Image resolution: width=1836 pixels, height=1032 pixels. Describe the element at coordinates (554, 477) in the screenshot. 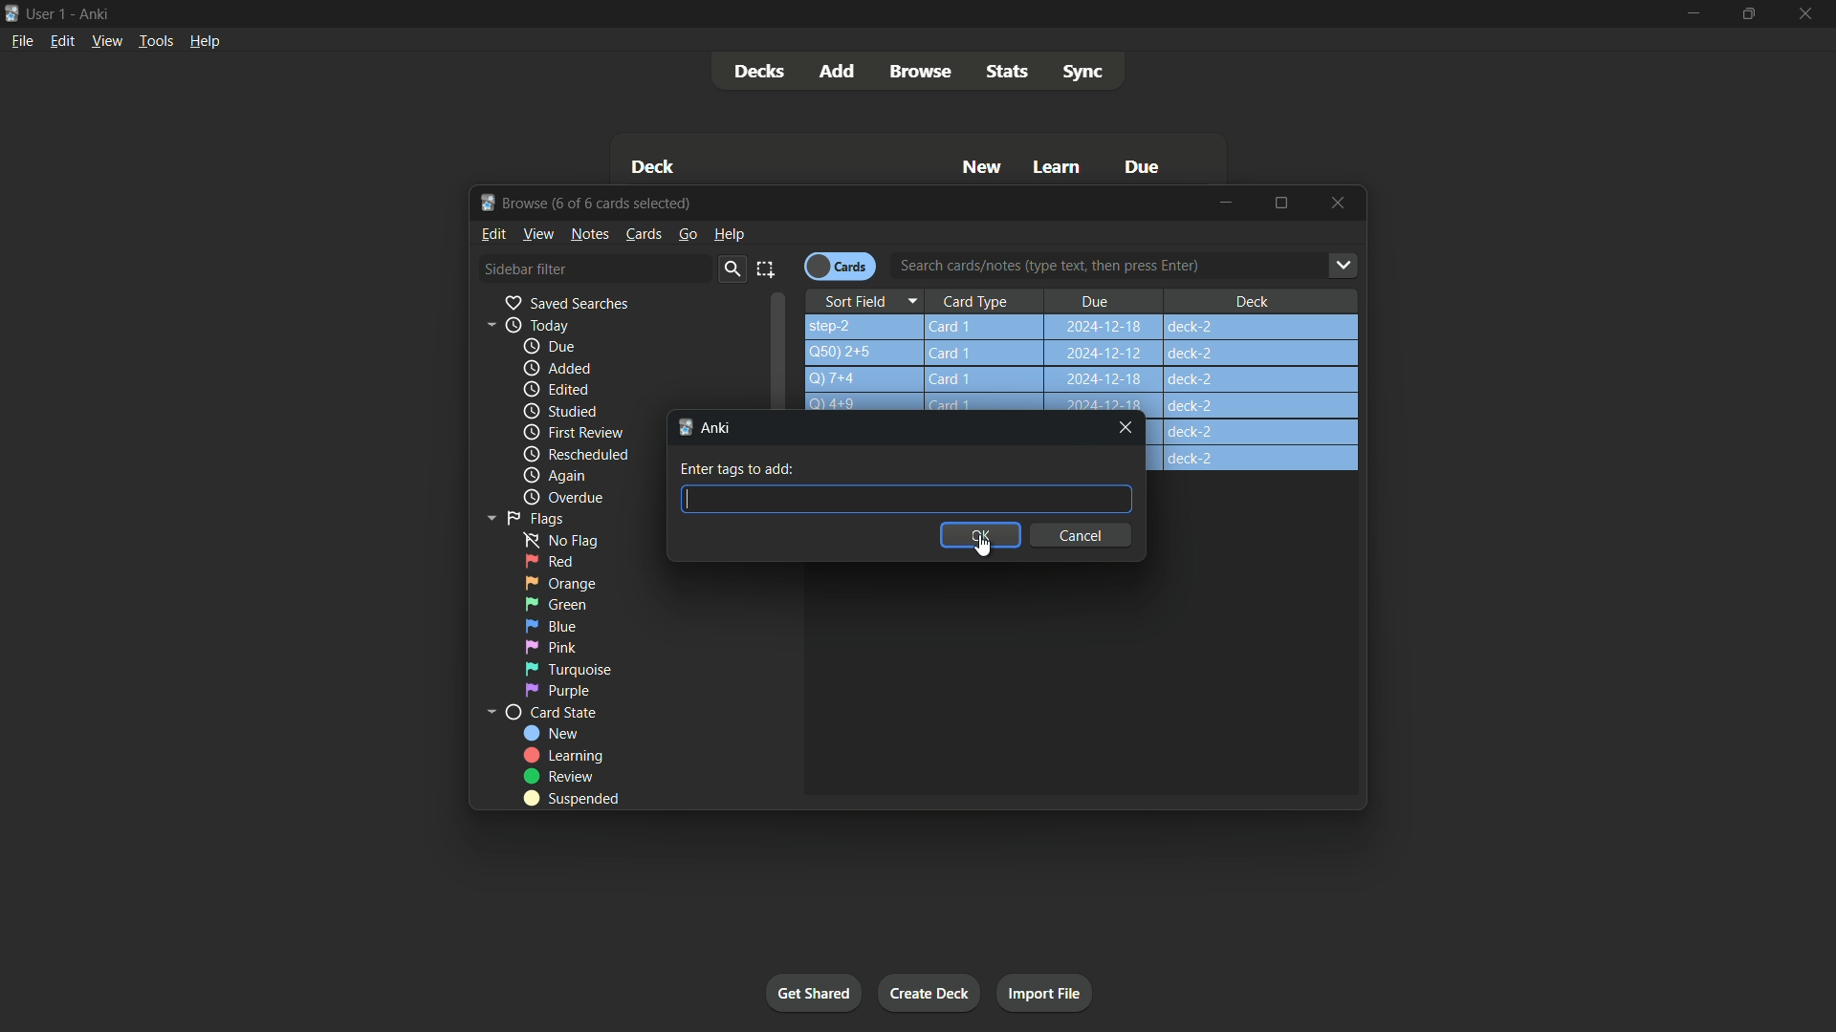

I see `again` at that location.